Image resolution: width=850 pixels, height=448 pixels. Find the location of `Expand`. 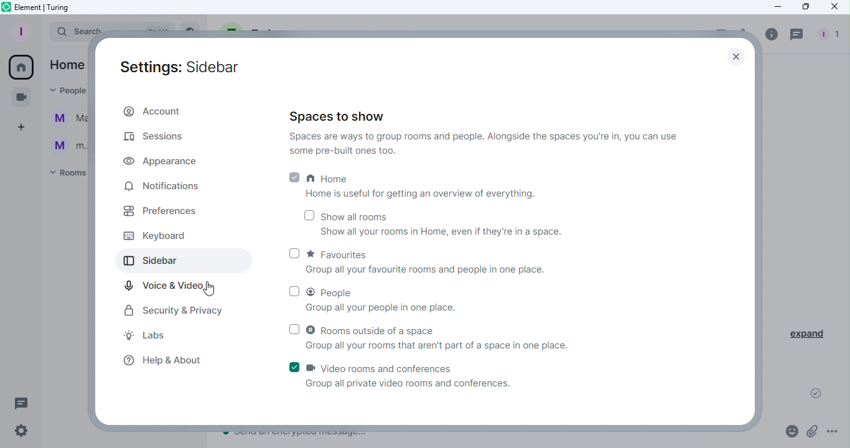

Expand is located at coordinates (805, 334).